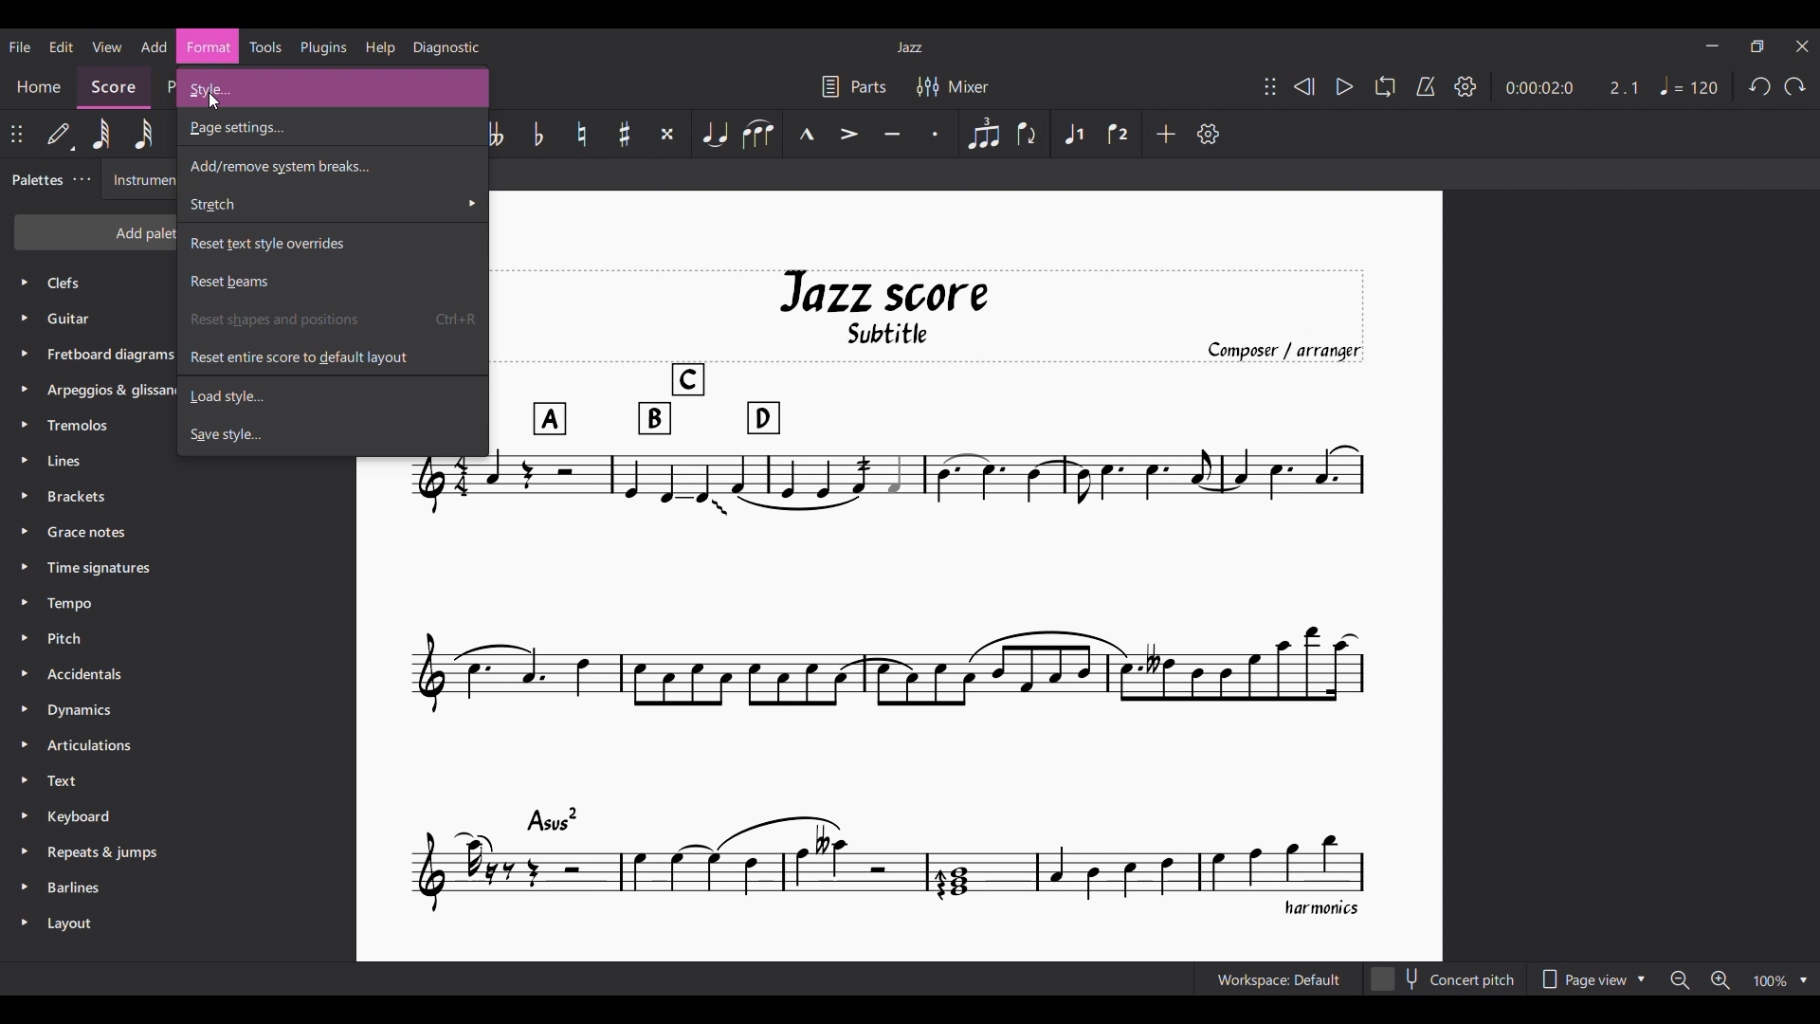 This screenshot has height=1024, width=1820. What do you see at coordinates (110, 356) in the screenshot?
I see `Fretboard` at bounding box center [110, 356].